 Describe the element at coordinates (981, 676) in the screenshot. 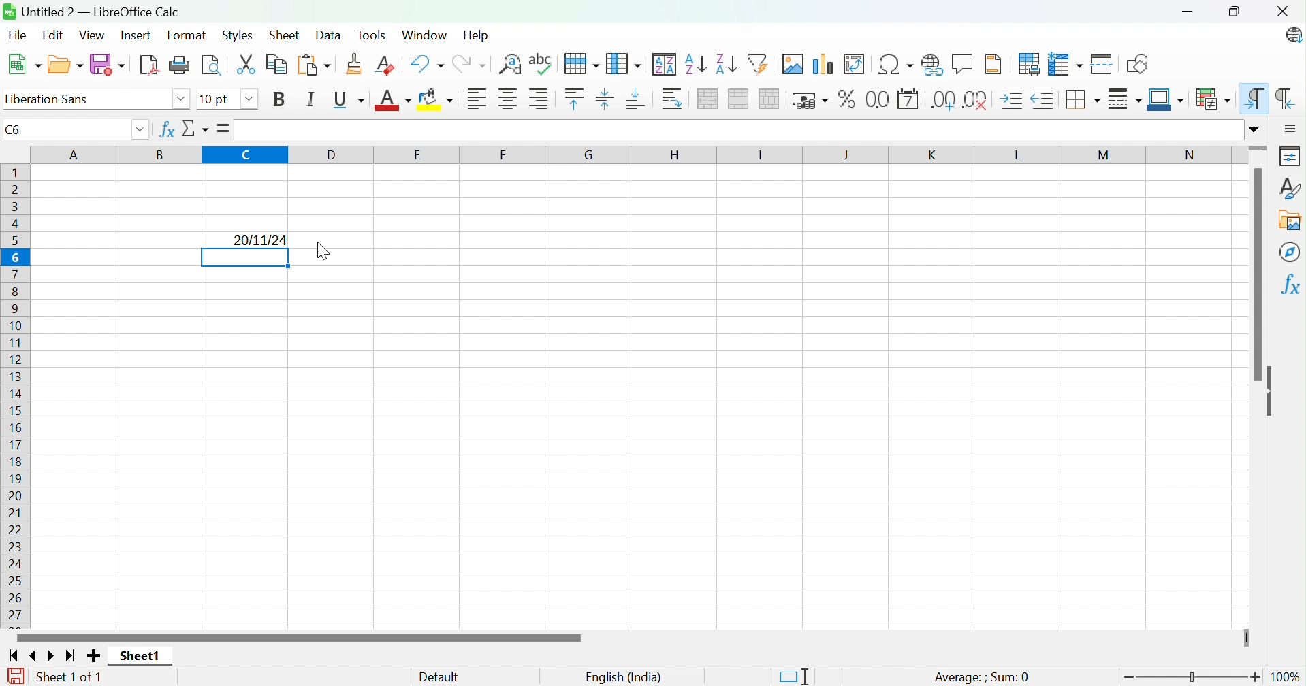

I see `Average: ; Sum:0` at that location.